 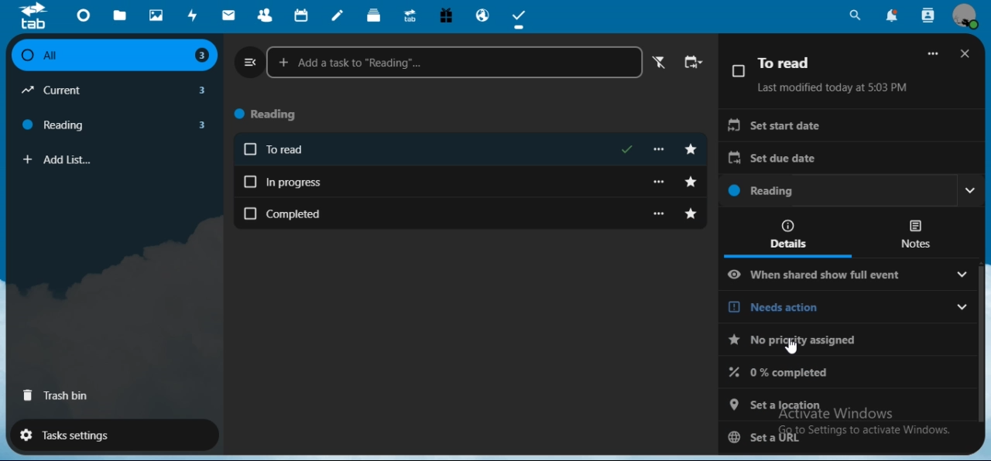 I want to click on Checkbox, so click(x=250, y=213).